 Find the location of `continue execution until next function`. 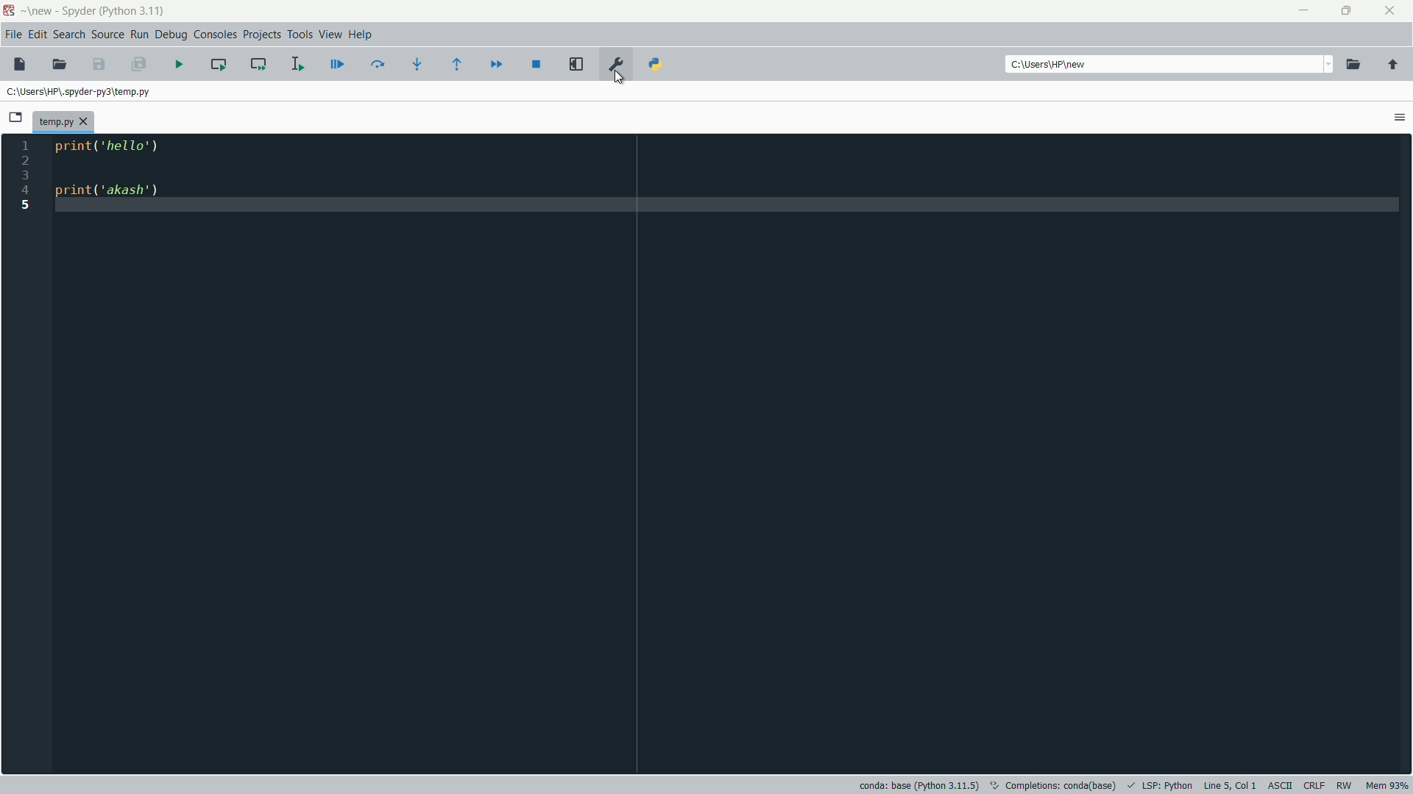

continue execution until next function is located at coordinates (460, 64).